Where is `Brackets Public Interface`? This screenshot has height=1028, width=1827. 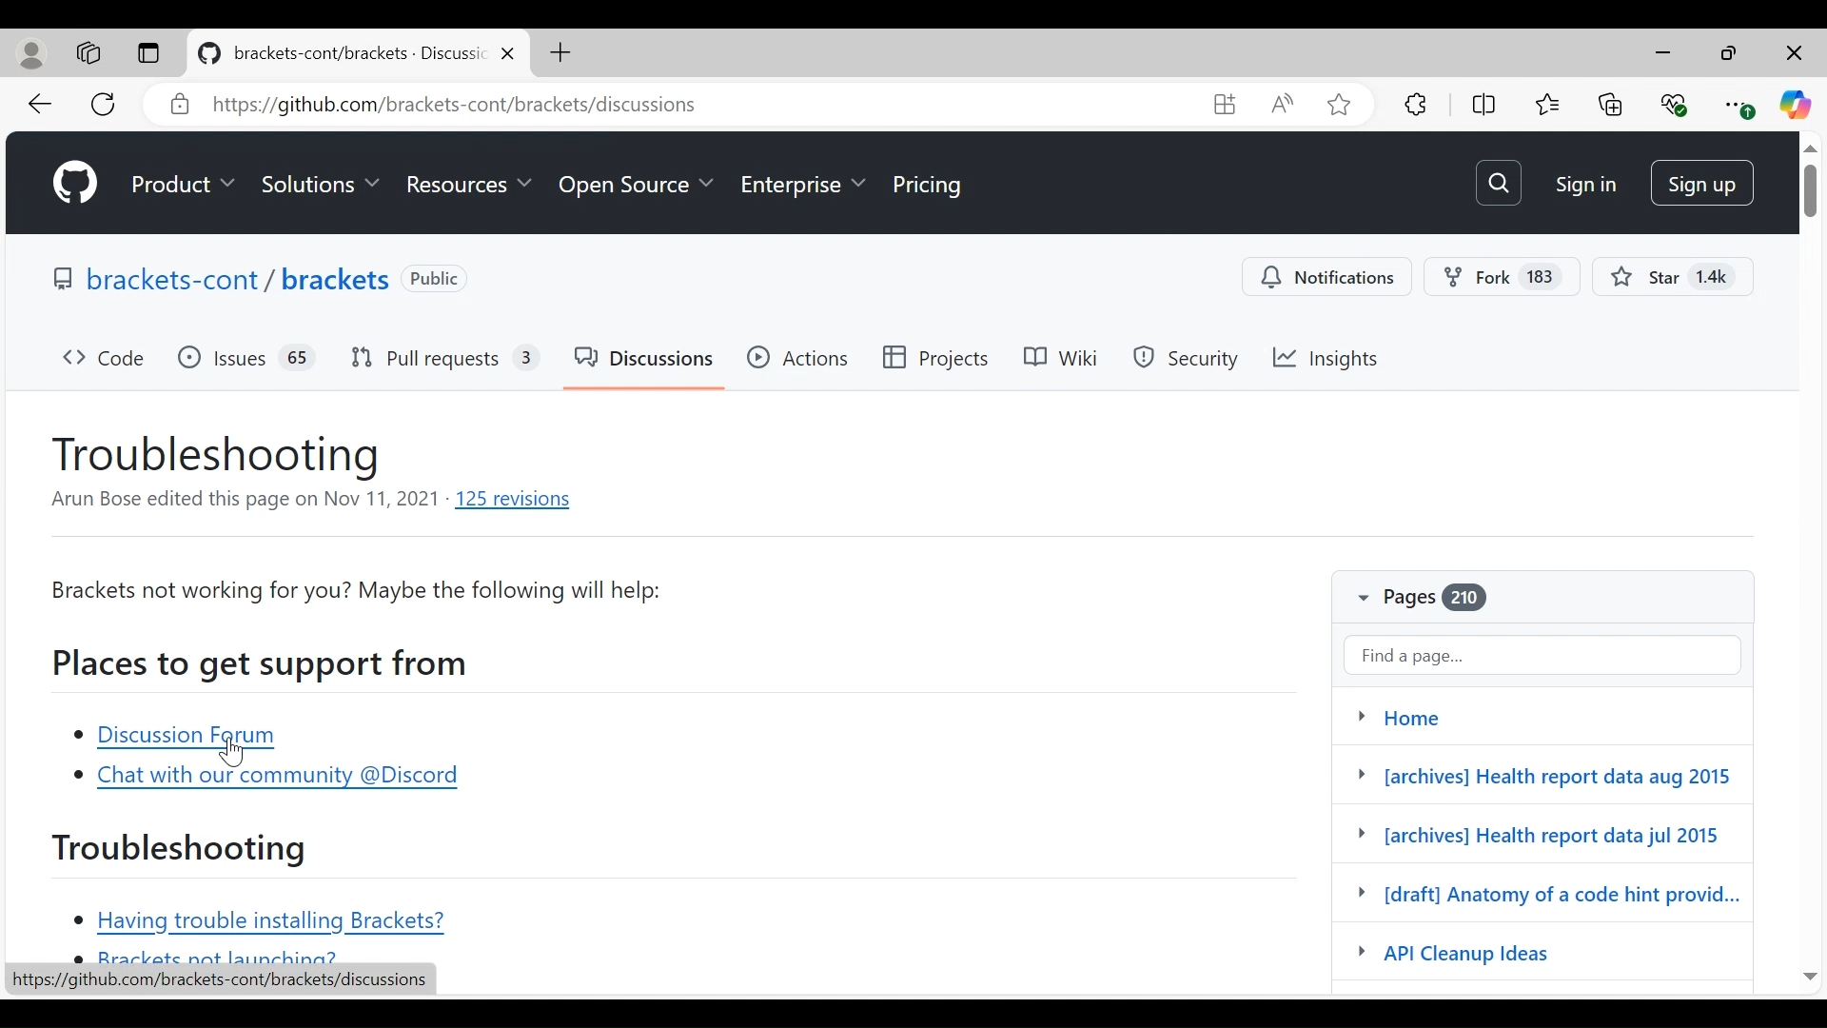 Brackets Public Interface is located at coordinates (254, 278).